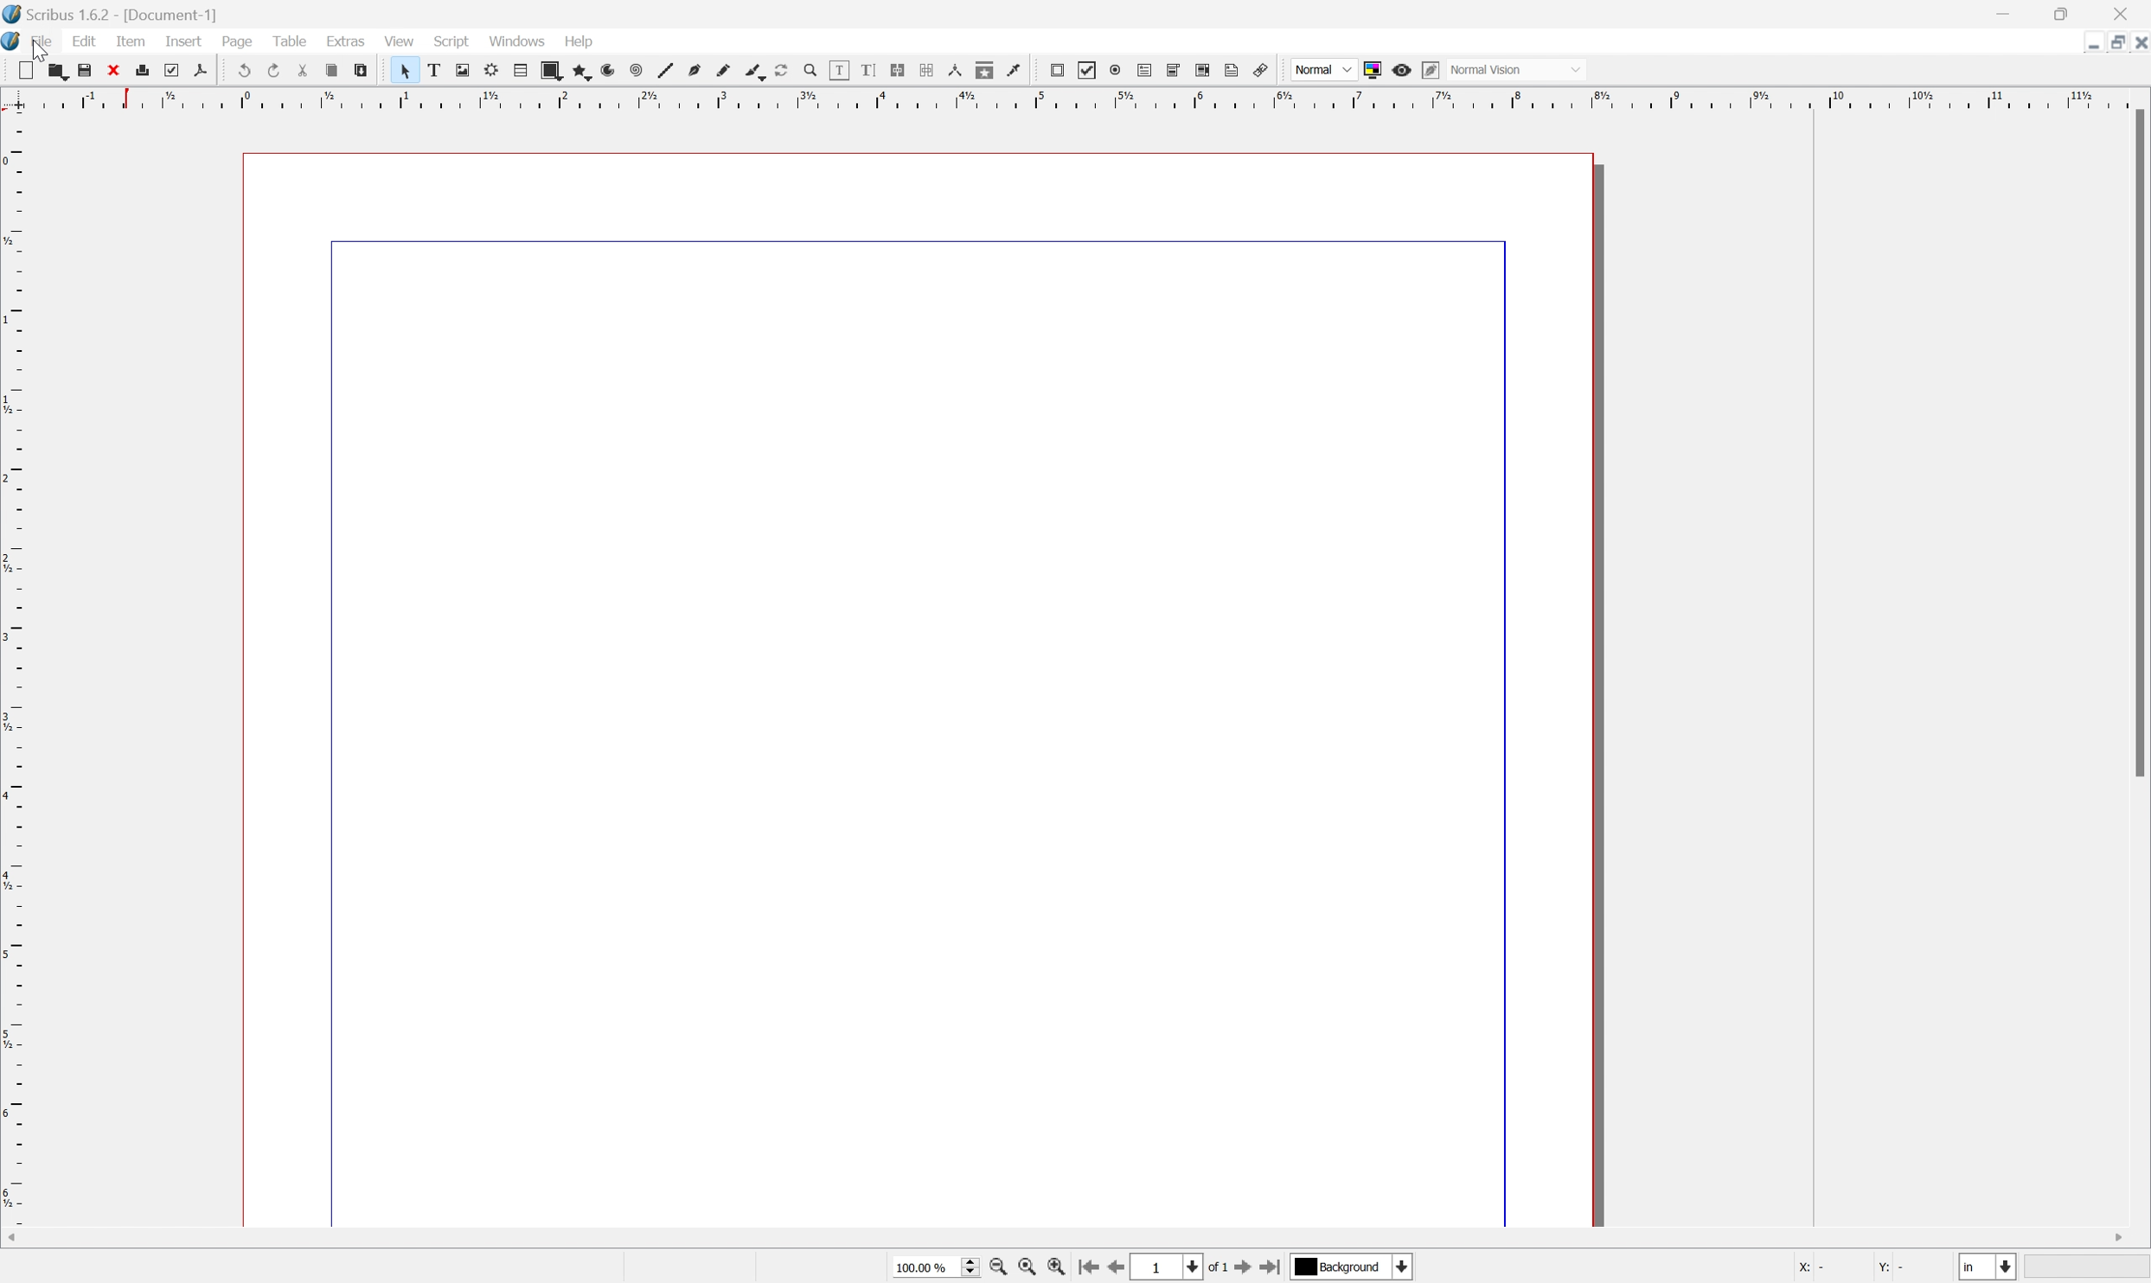  What do you see at coordinates (117, 14) in the screenshot?
I see `Scribus 1.6.2 - [Document-1]` at bounding box center [117, 14].